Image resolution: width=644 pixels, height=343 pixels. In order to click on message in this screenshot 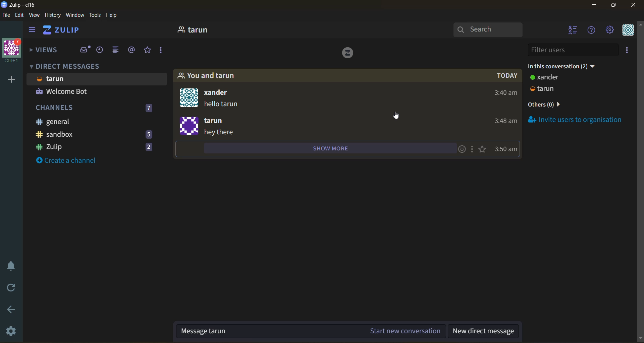, I will do `click(224, 106)`.